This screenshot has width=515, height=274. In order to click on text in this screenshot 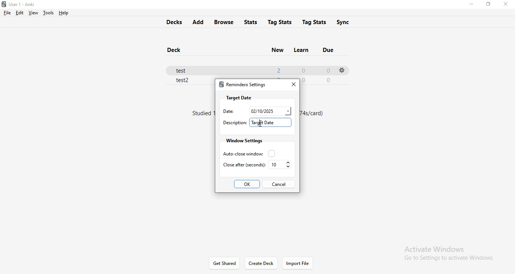, I will do `click(203, 113)`.